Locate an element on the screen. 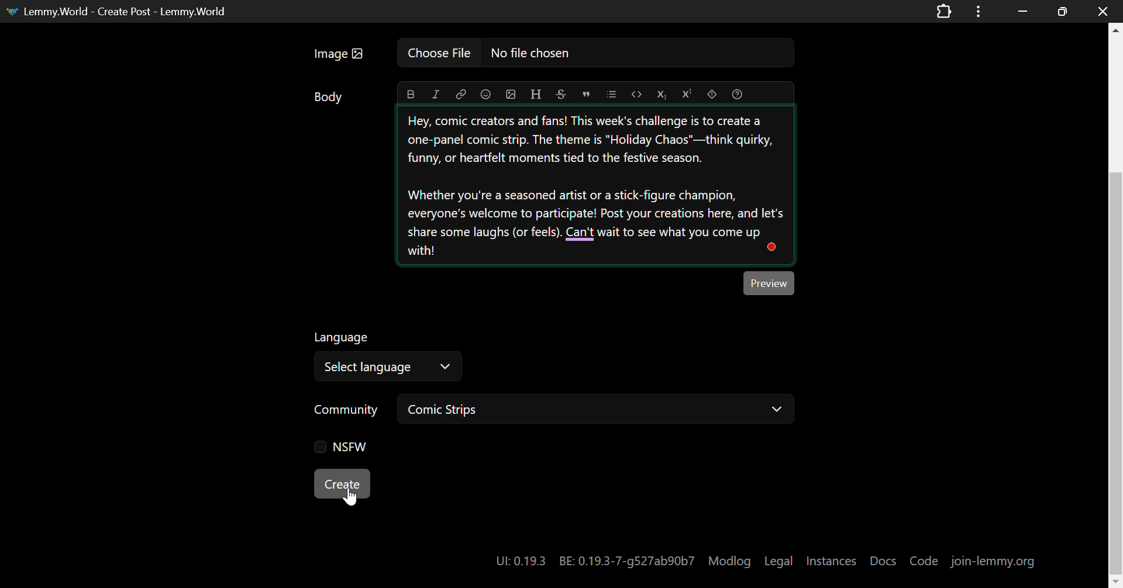 This screenshot has height=588, width=1123. Cursor Position is located at coordinates (350, 492).